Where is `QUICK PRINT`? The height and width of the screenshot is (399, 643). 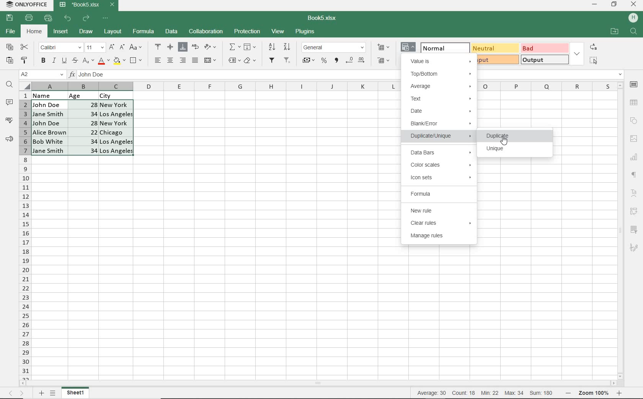 QUICK PRINT is located at coordinates (48, 18).